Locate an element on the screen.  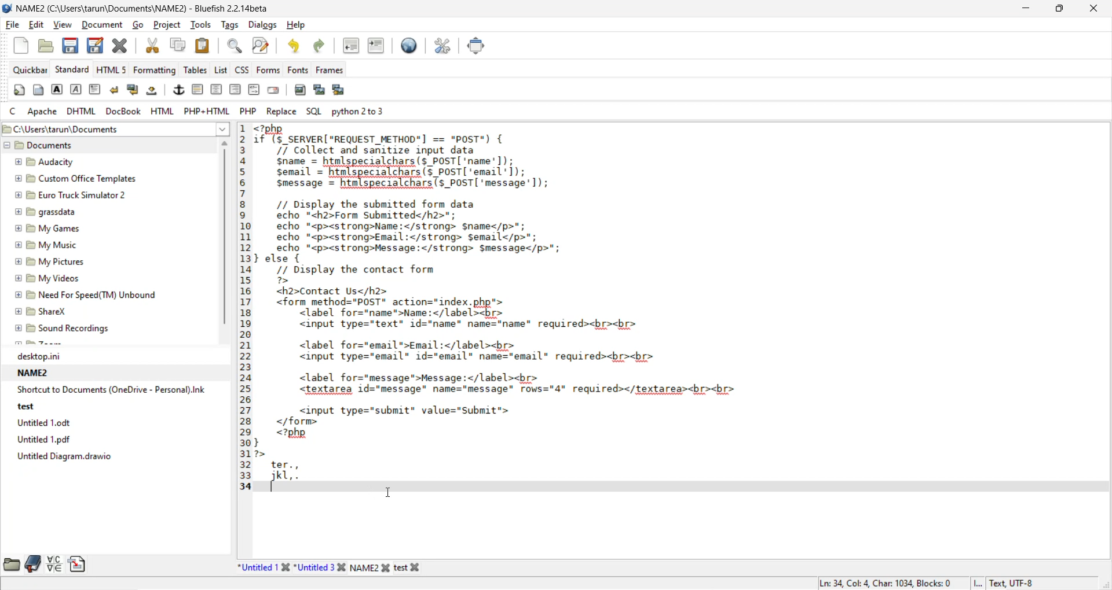
ShareX. is located at coordinates (45, 312).